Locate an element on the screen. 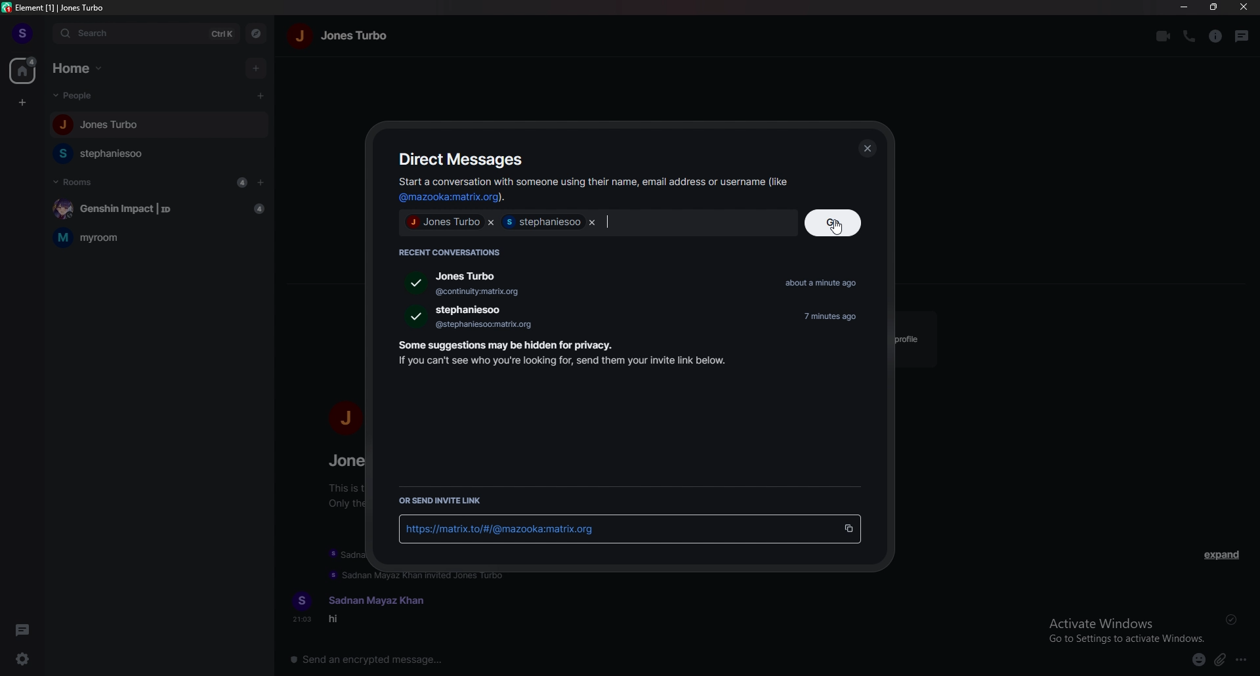  copy invite link is located at coordinates (848, 530).